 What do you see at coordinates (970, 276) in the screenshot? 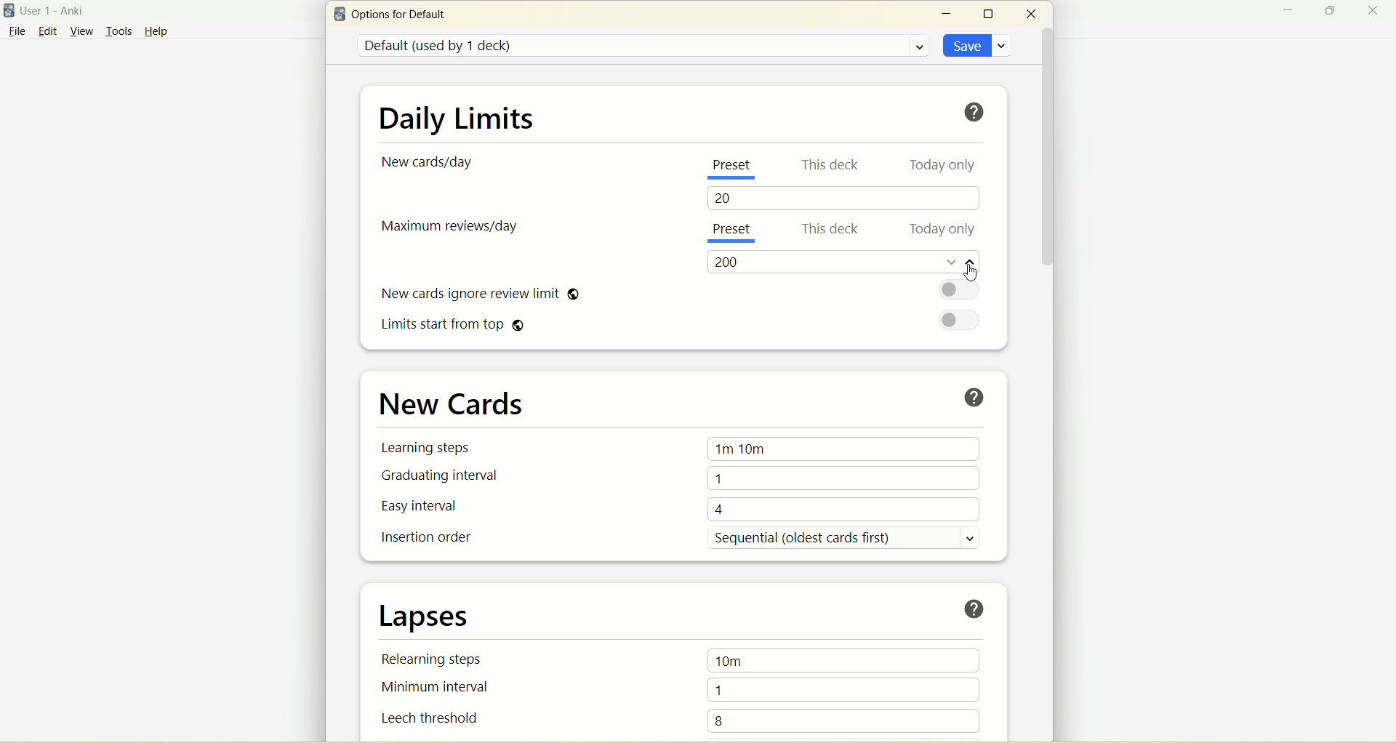
I see `cursor` at bounding box center [970, 276].